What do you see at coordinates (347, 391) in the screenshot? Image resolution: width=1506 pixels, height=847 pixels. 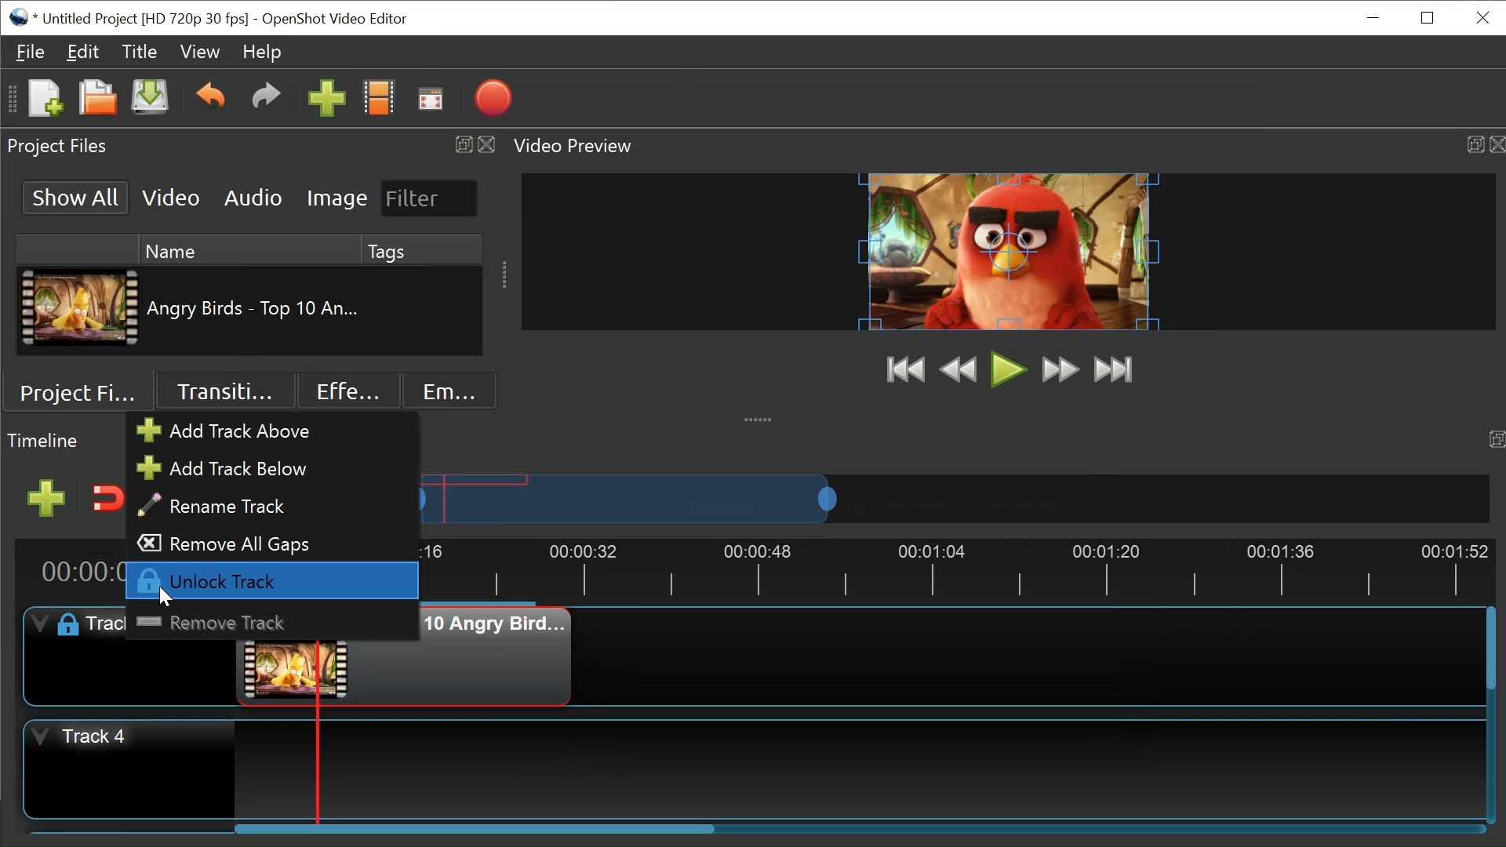 I see `Effects` at bounding box center [347, 391].